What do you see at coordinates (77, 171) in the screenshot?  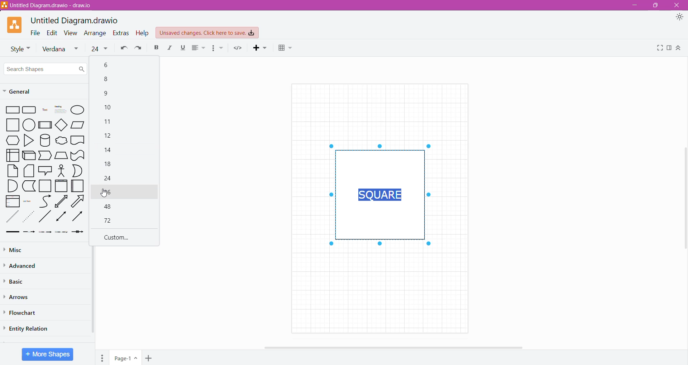 I see `Half Circle` at bounding box center [77, 171].